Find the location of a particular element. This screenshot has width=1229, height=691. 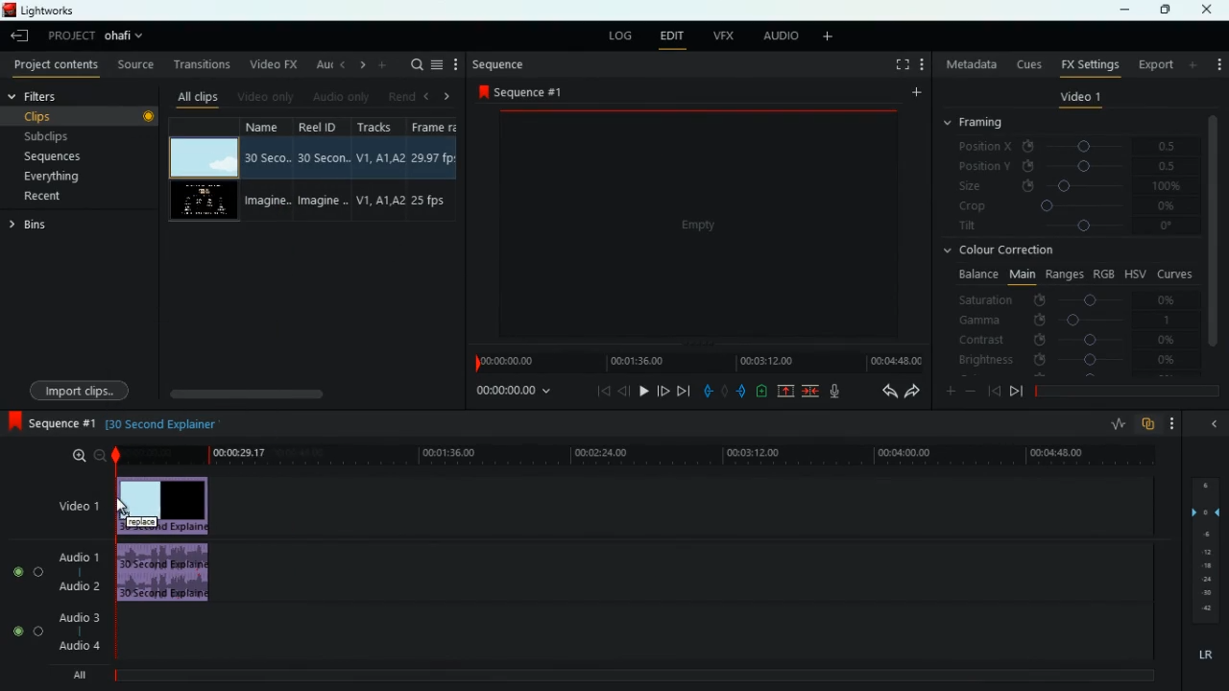

-18 (layer) is located at coordinates (1207, 566).